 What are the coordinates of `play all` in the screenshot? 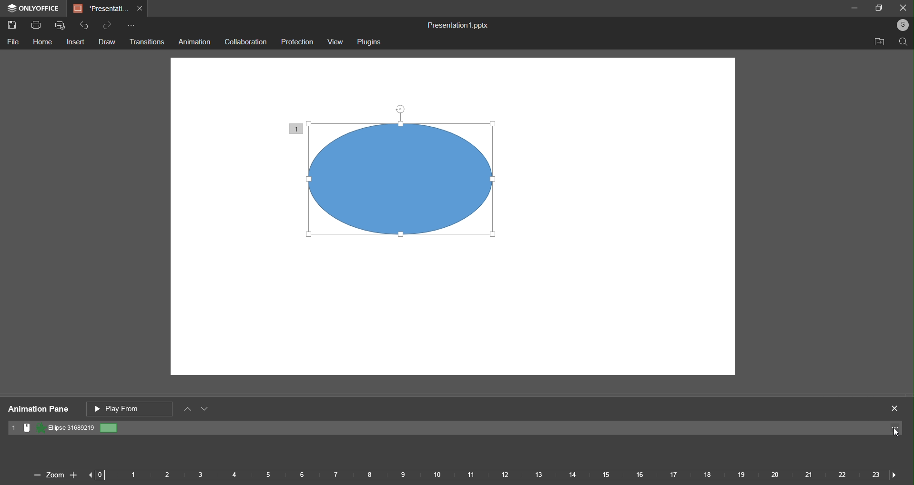 It's located at (131, 408).